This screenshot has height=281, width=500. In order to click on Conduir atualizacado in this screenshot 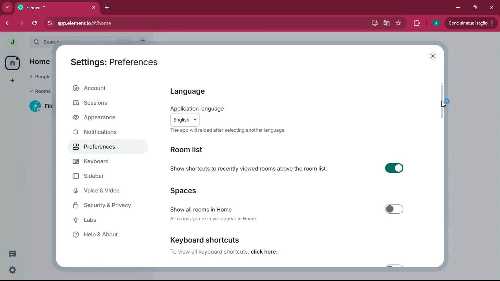, I will do `click(470, 23)`.